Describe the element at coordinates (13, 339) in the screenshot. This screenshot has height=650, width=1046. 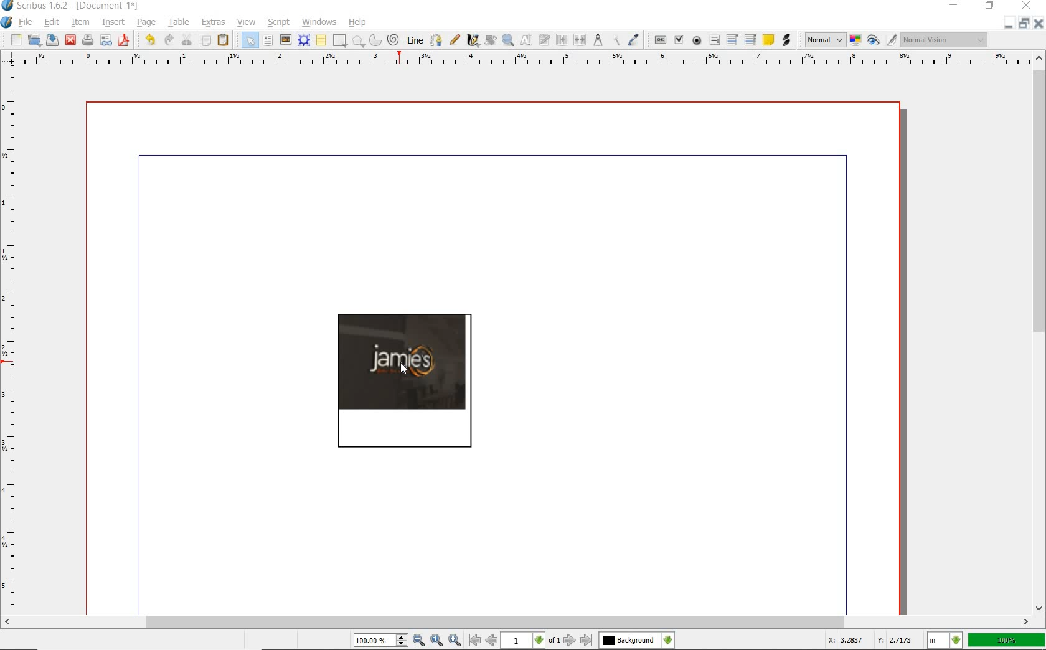
I see `ruler` at that location.